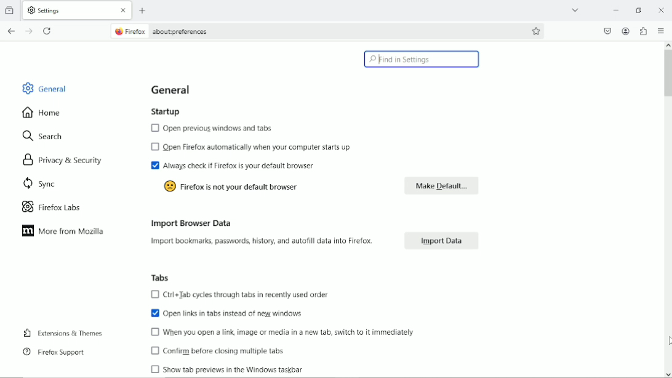 This screenshot has width=672, height=378. Describe the element at coordinates (234, 187) in the screenshot. I see `Firefox is not your default browser` at that location.